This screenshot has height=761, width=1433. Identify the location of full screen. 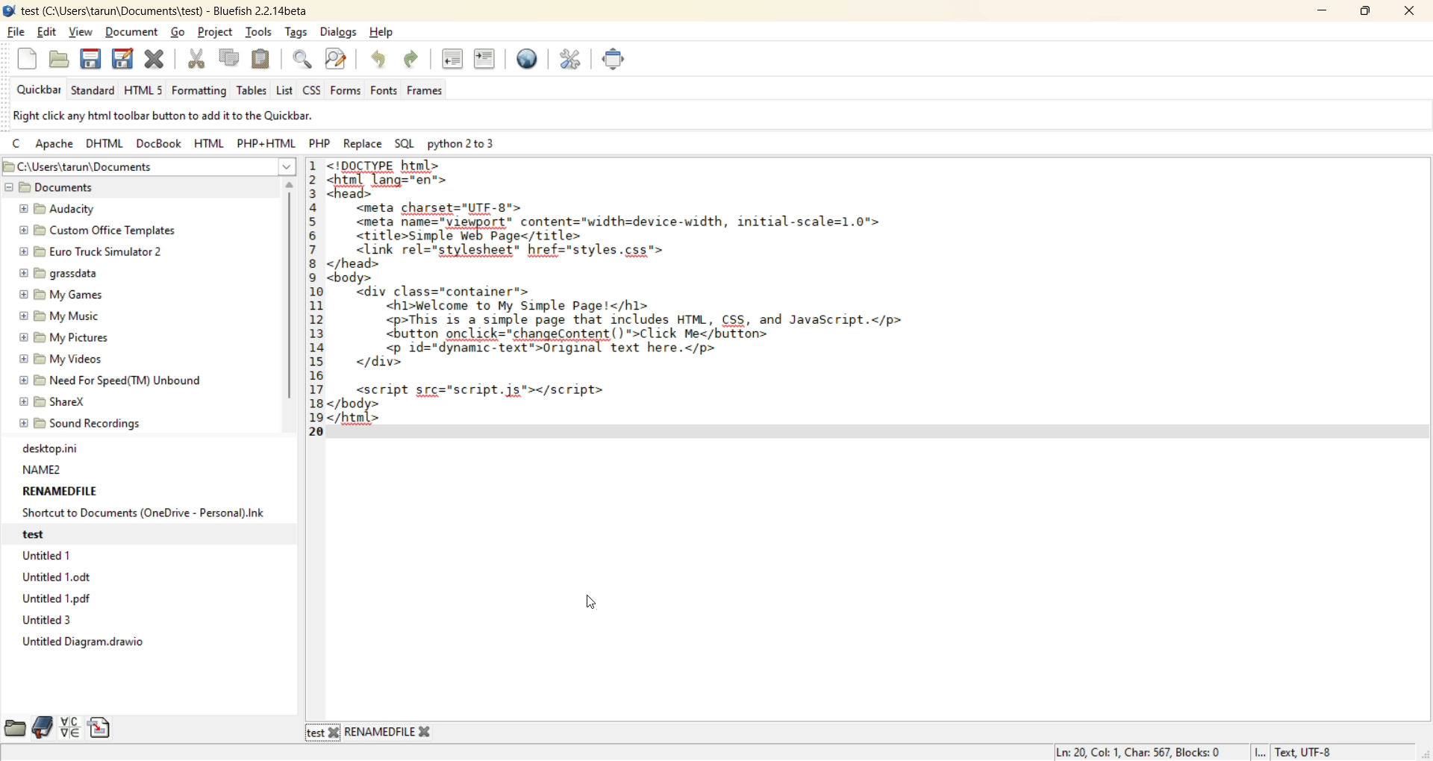
(619, 63).